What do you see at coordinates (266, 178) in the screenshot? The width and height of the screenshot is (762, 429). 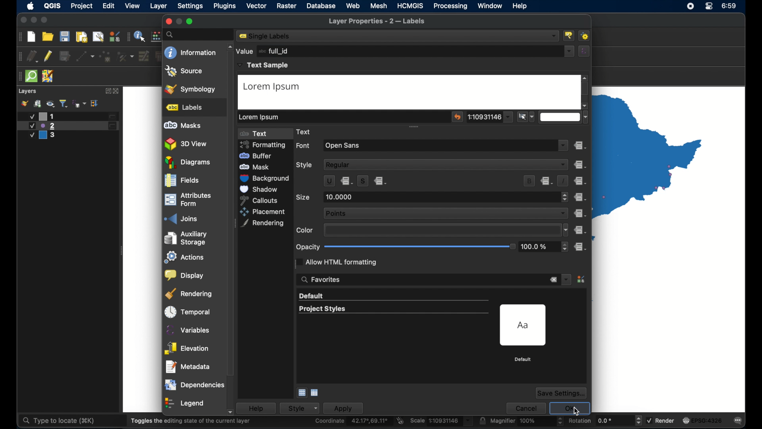 I see `background` at bounding box center [266, 178].